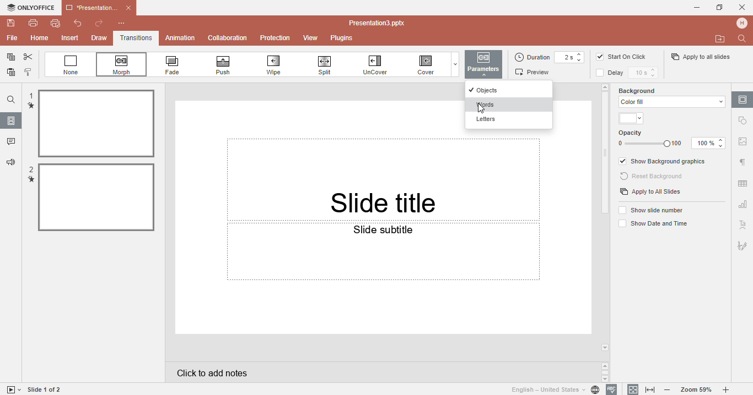 The image size is (753, 395). Describe the element at coordinates (653, 177) in the screenshot. I see `Reset background` at that location.